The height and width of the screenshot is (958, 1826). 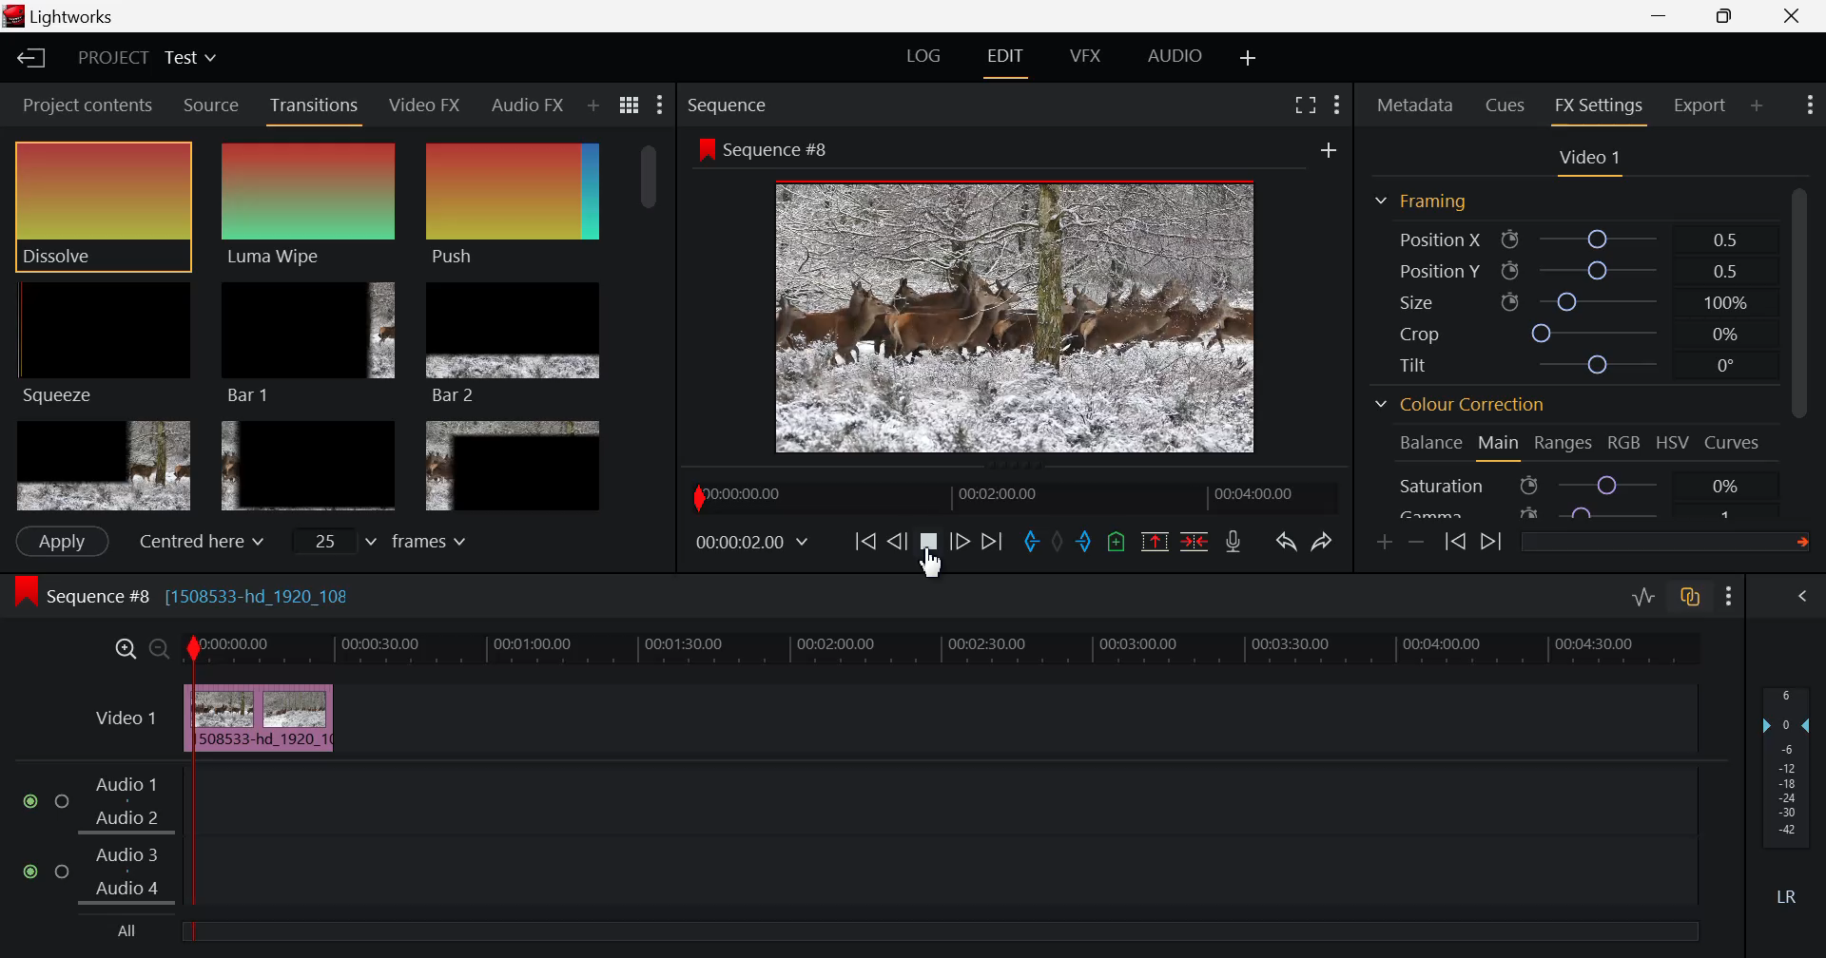 What do you see at coordinates (1805, 598) in the screenshot?
I see `View Audio Mix` at bounding box center [1805, 598].